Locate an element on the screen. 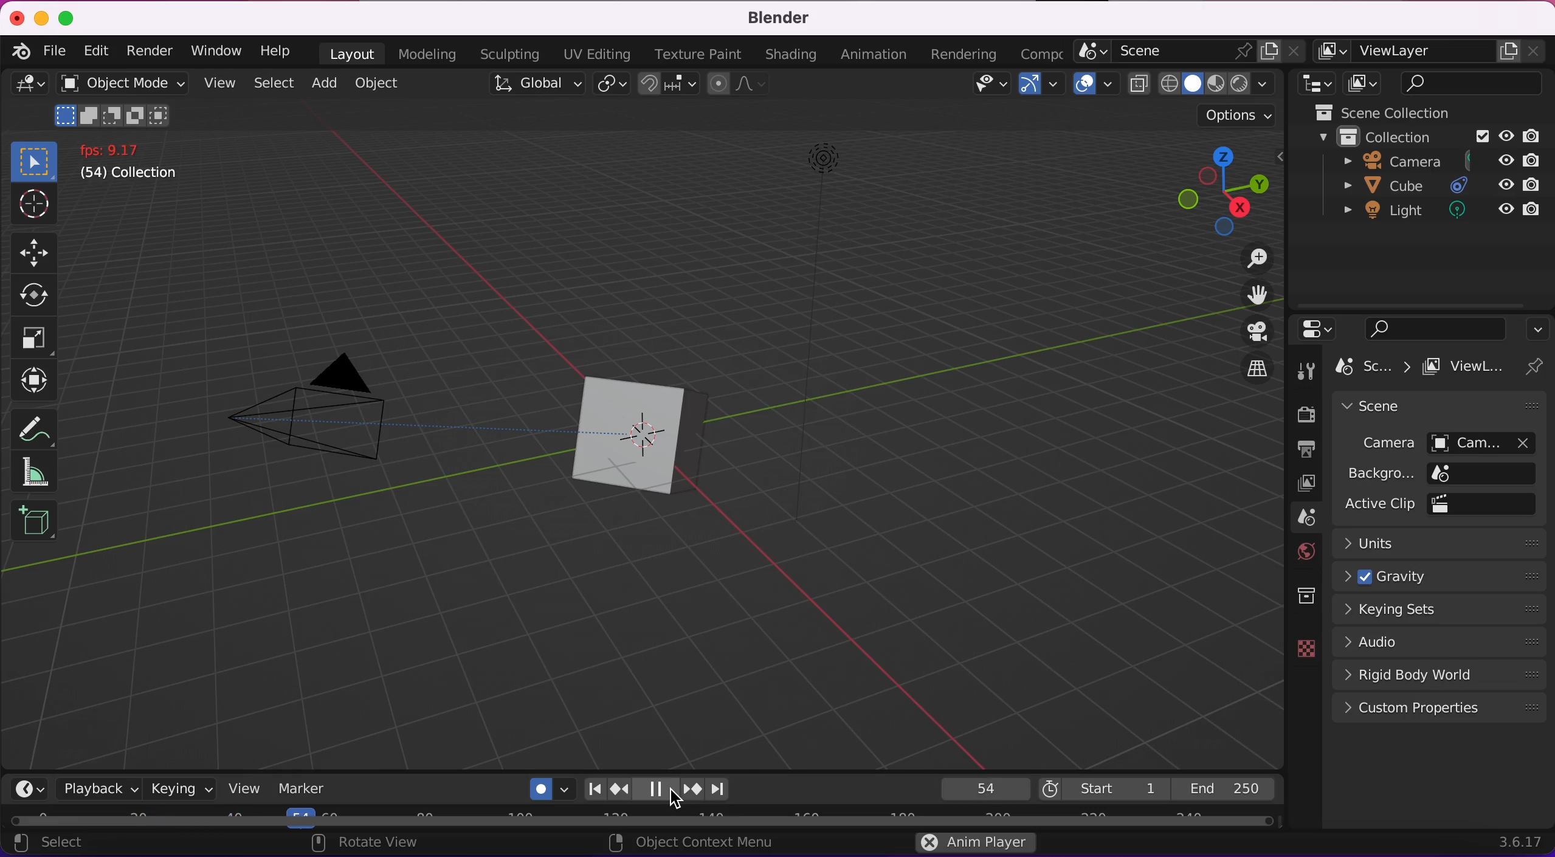 This screenshot has height=857, width=1555. window is located at coordinates (215, 52).